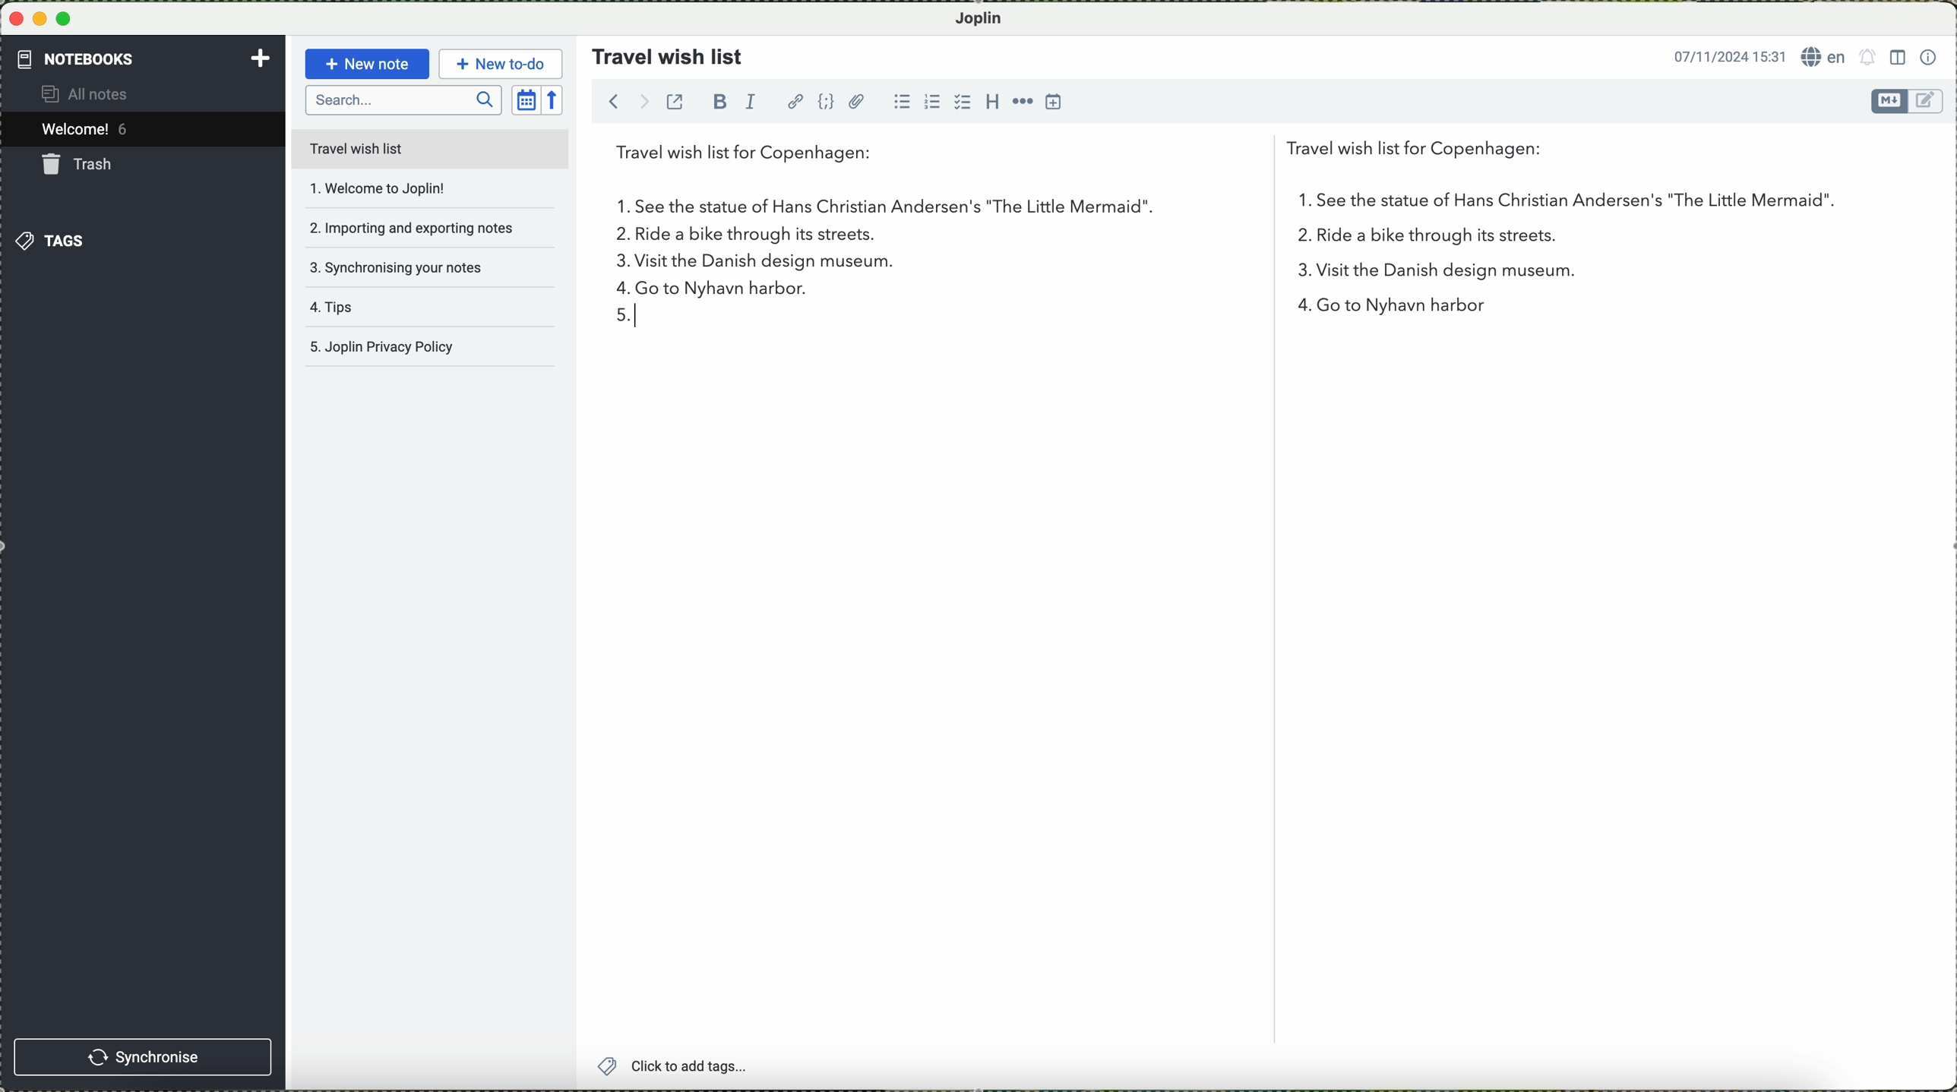 The image size is (1957, 1092). What do you see at coordinates (15, 20) in the screenshot?
I see `close` at bounding box center [15, 20].